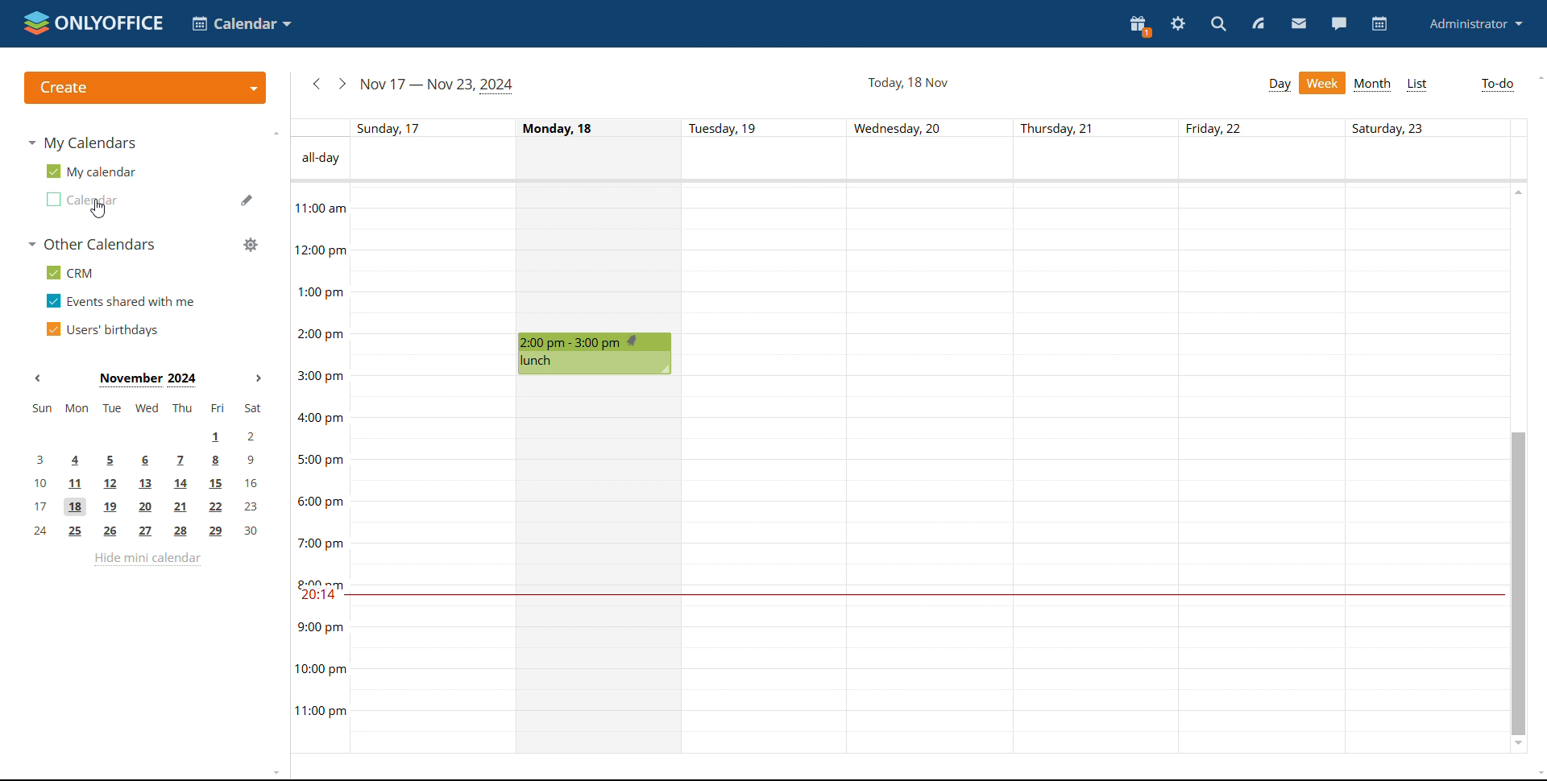 Image resolution: width=1547 pixels, height=781 pixels. I want to click on mini calendar, underlined dates are events, so click(147, 472).